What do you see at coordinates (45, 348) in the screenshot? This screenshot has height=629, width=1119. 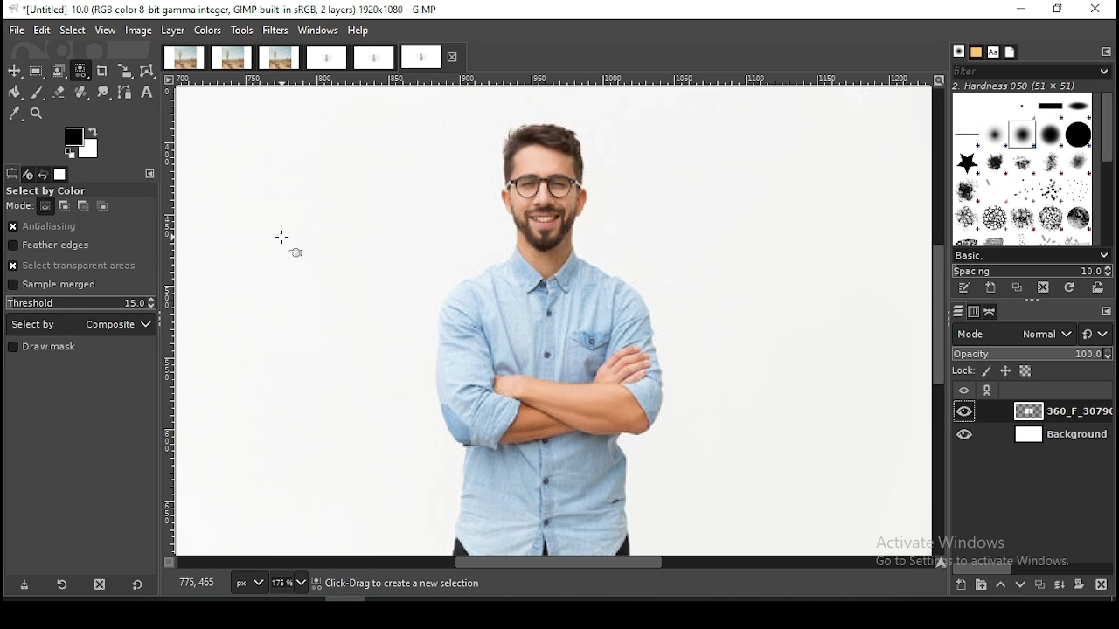 I see `draw mask` at bounding box center [45, 348].